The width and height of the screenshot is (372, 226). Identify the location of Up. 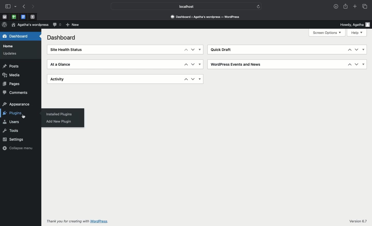
(349, 49).